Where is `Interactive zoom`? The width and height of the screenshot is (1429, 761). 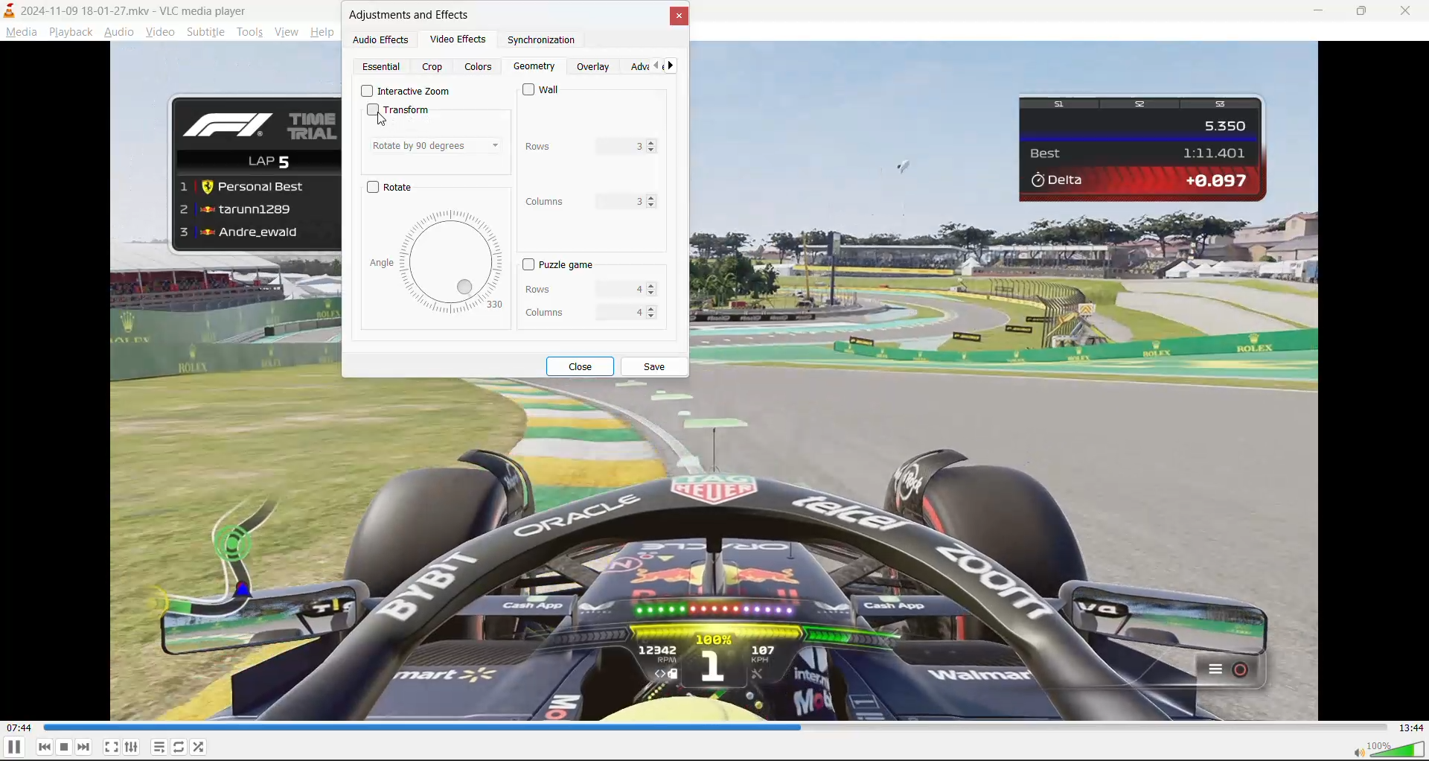 Interactive zoom is located at coordinates (406, 89).